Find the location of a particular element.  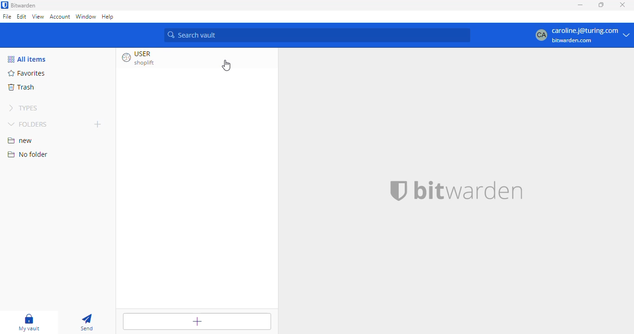

search vault is located at coordinates (318, 36).